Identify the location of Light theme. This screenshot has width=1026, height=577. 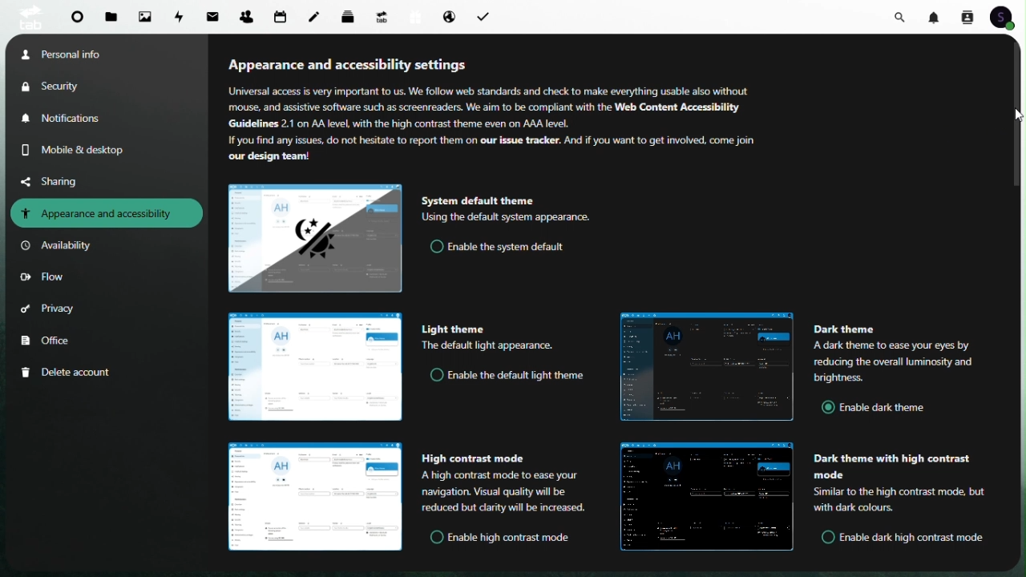
(313, 366).